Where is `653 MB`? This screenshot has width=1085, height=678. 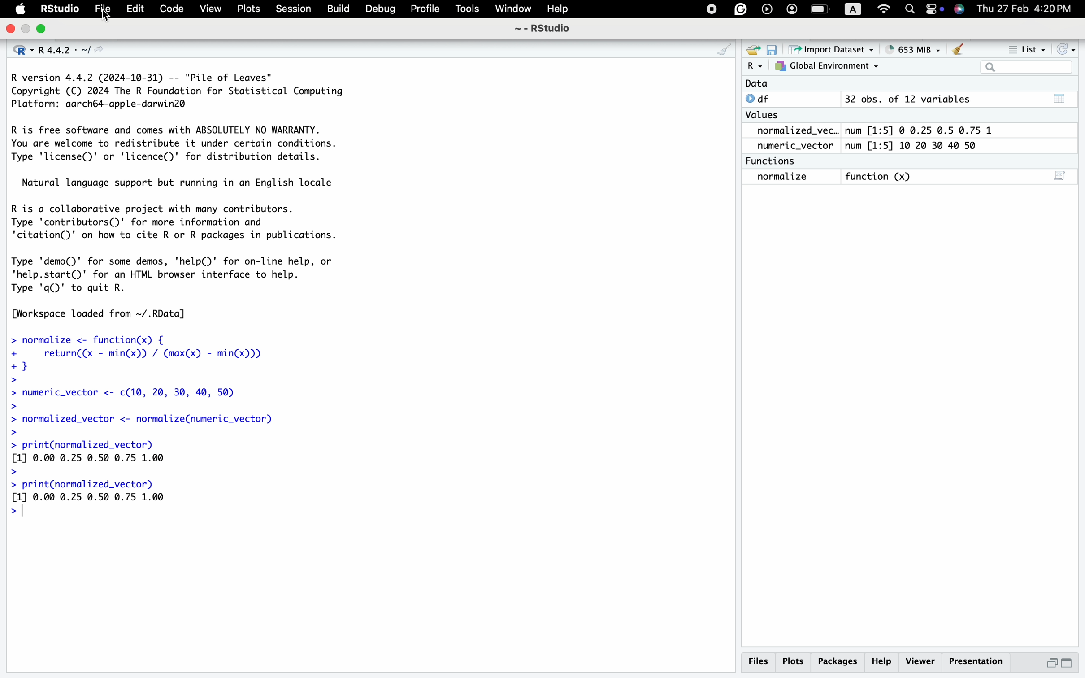
653 MB is located at coordinates (919, 49).